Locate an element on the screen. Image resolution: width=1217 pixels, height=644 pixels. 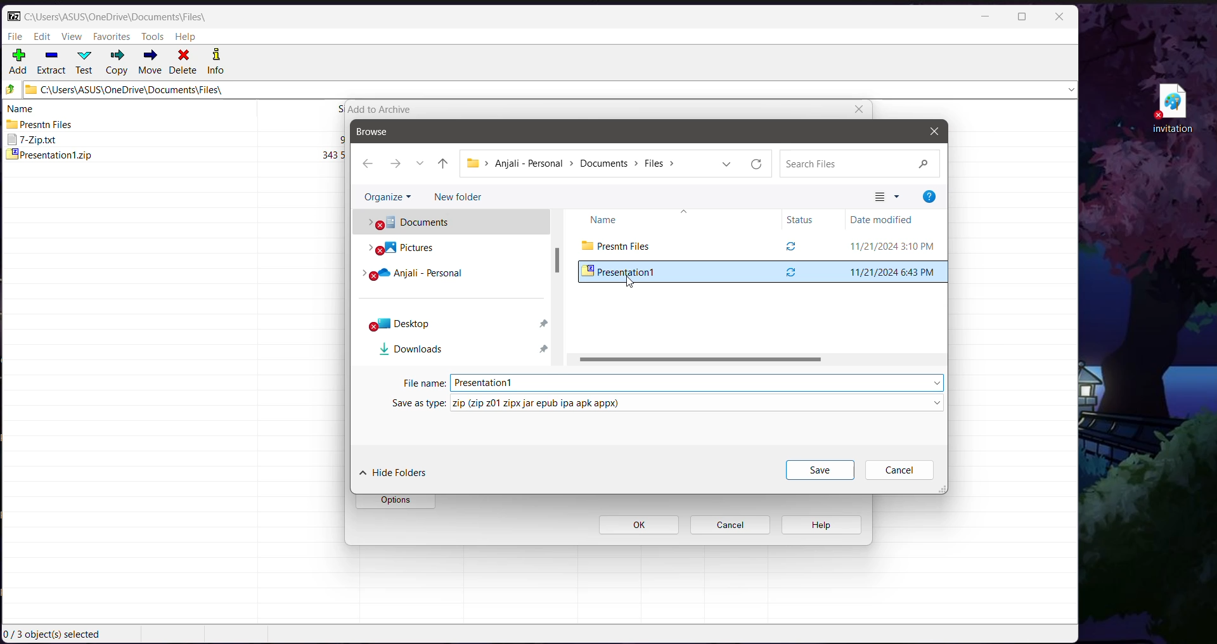
Edit is located at coordinates (43, 36).